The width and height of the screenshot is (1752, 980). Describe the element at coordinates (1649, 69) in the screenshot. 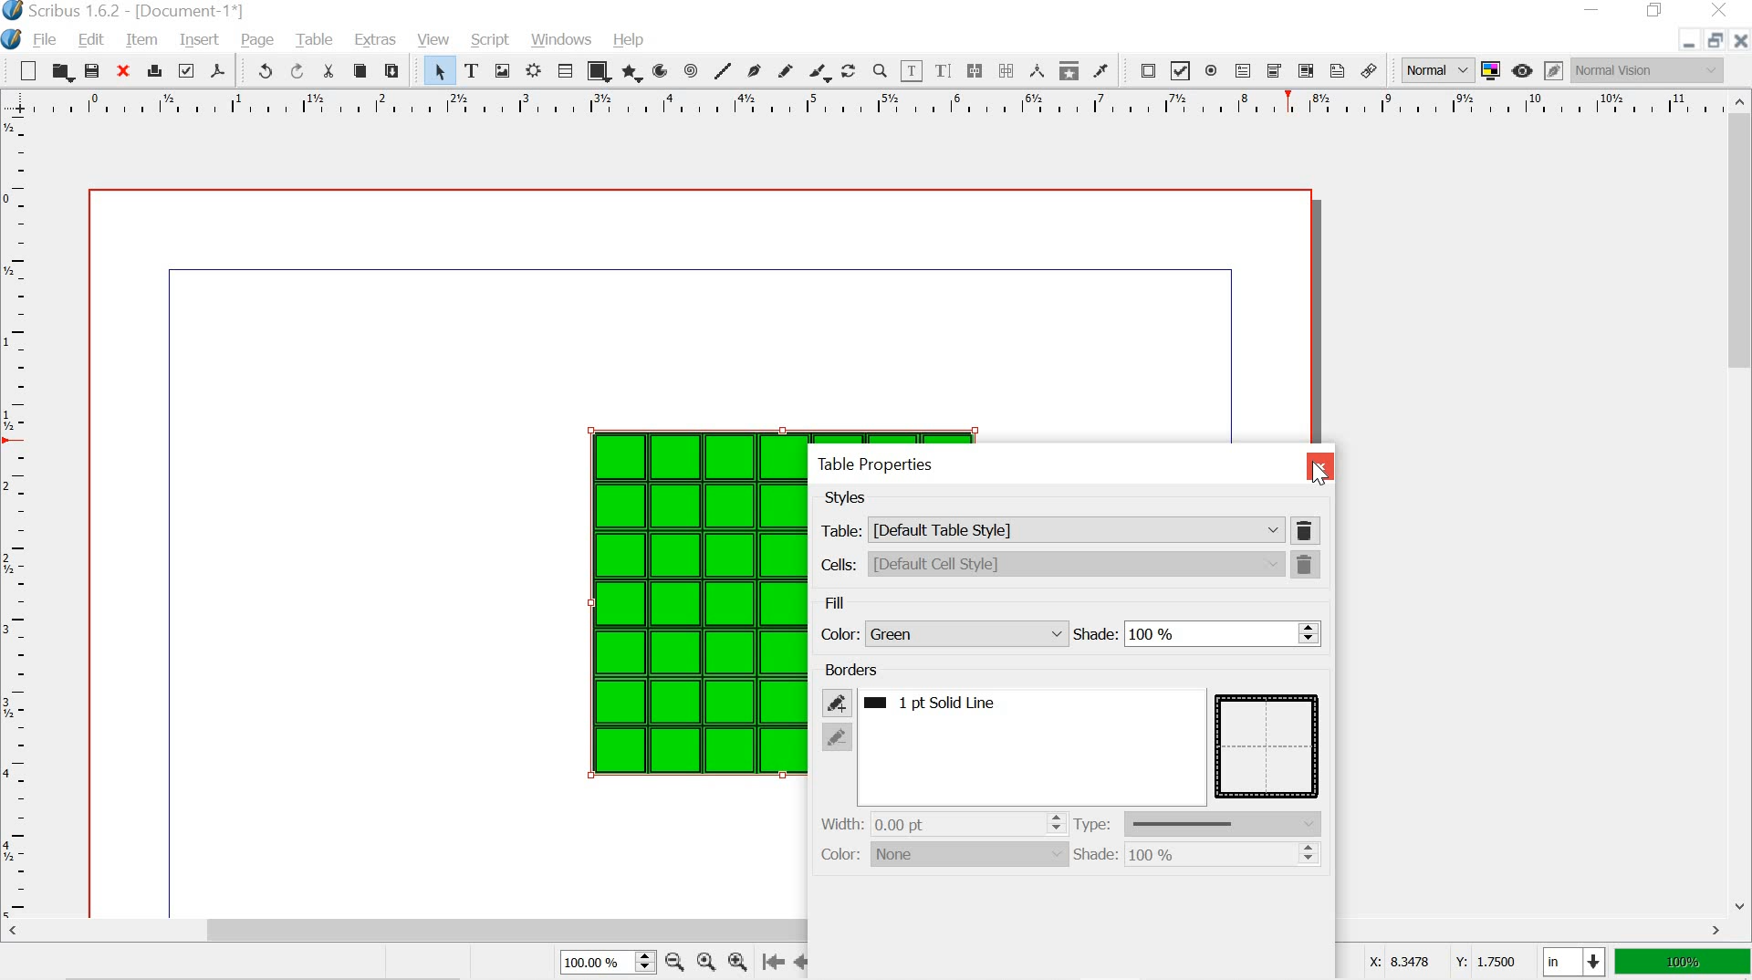

I see `normal vision` at that location.